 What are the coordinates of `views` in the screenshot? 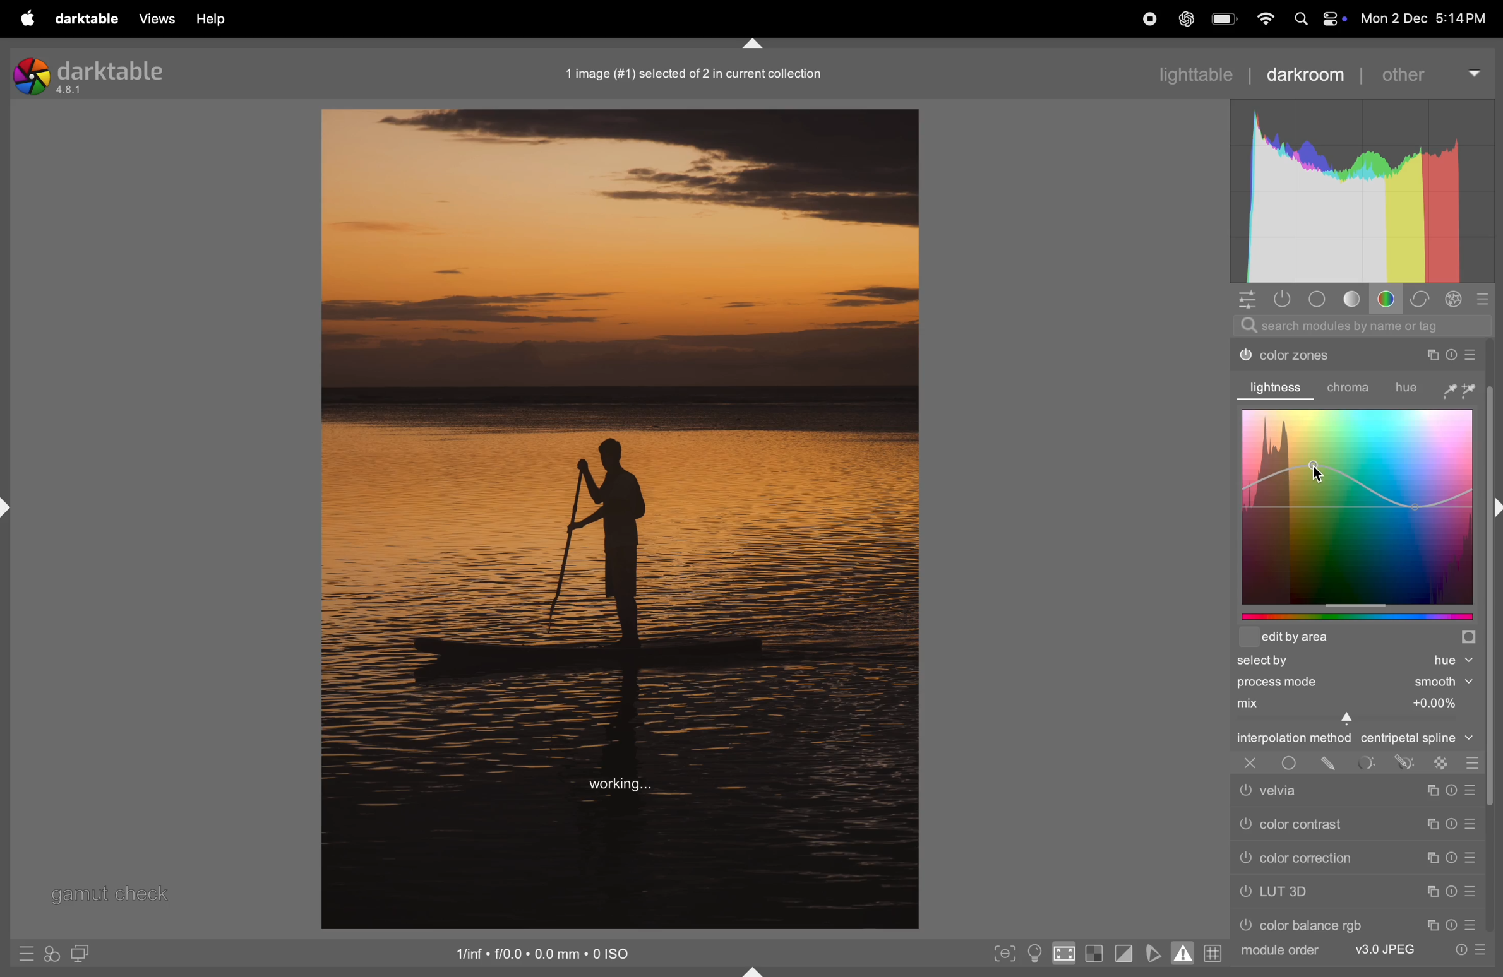 It's located at (159, 20).